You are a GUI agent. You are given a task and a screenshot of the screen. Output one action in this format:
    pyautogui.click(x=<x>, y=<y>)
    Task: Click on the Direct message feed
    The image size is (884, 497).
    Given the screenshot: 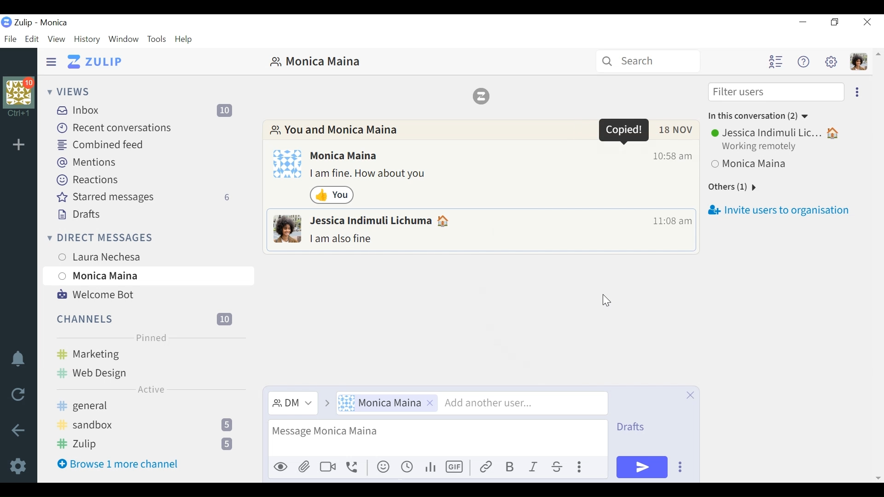 What is the action you would take?
    pyautogui.click(x=209, y=237)
    